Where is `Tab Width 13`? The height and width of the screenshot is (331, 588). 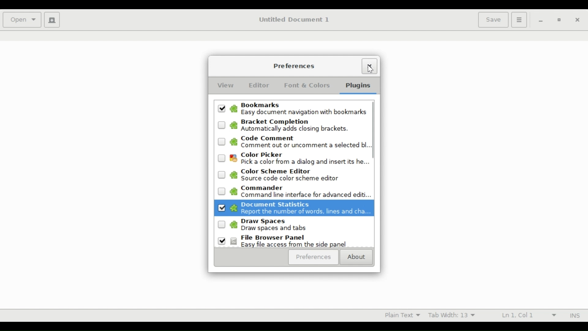
Tab Width 13 is located at coordinates (454, 315).